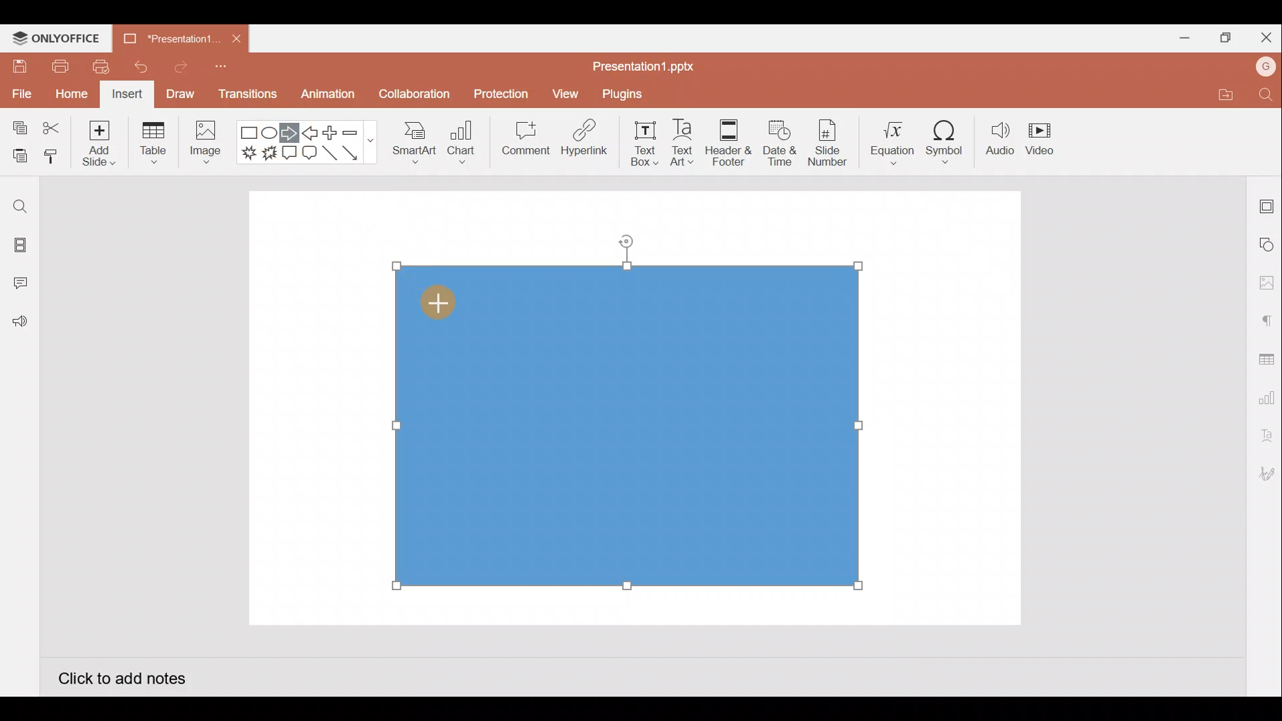 This screenshot has height=721, width=1282. I want to click on ONLYOFFICE, so click(57, 38).